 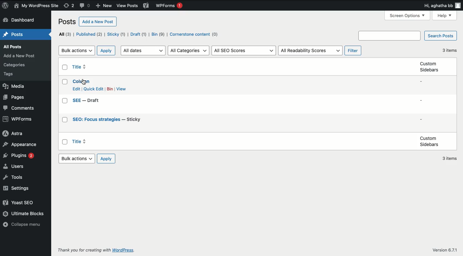 I want to click on Pages, so click(x=15, y=98).